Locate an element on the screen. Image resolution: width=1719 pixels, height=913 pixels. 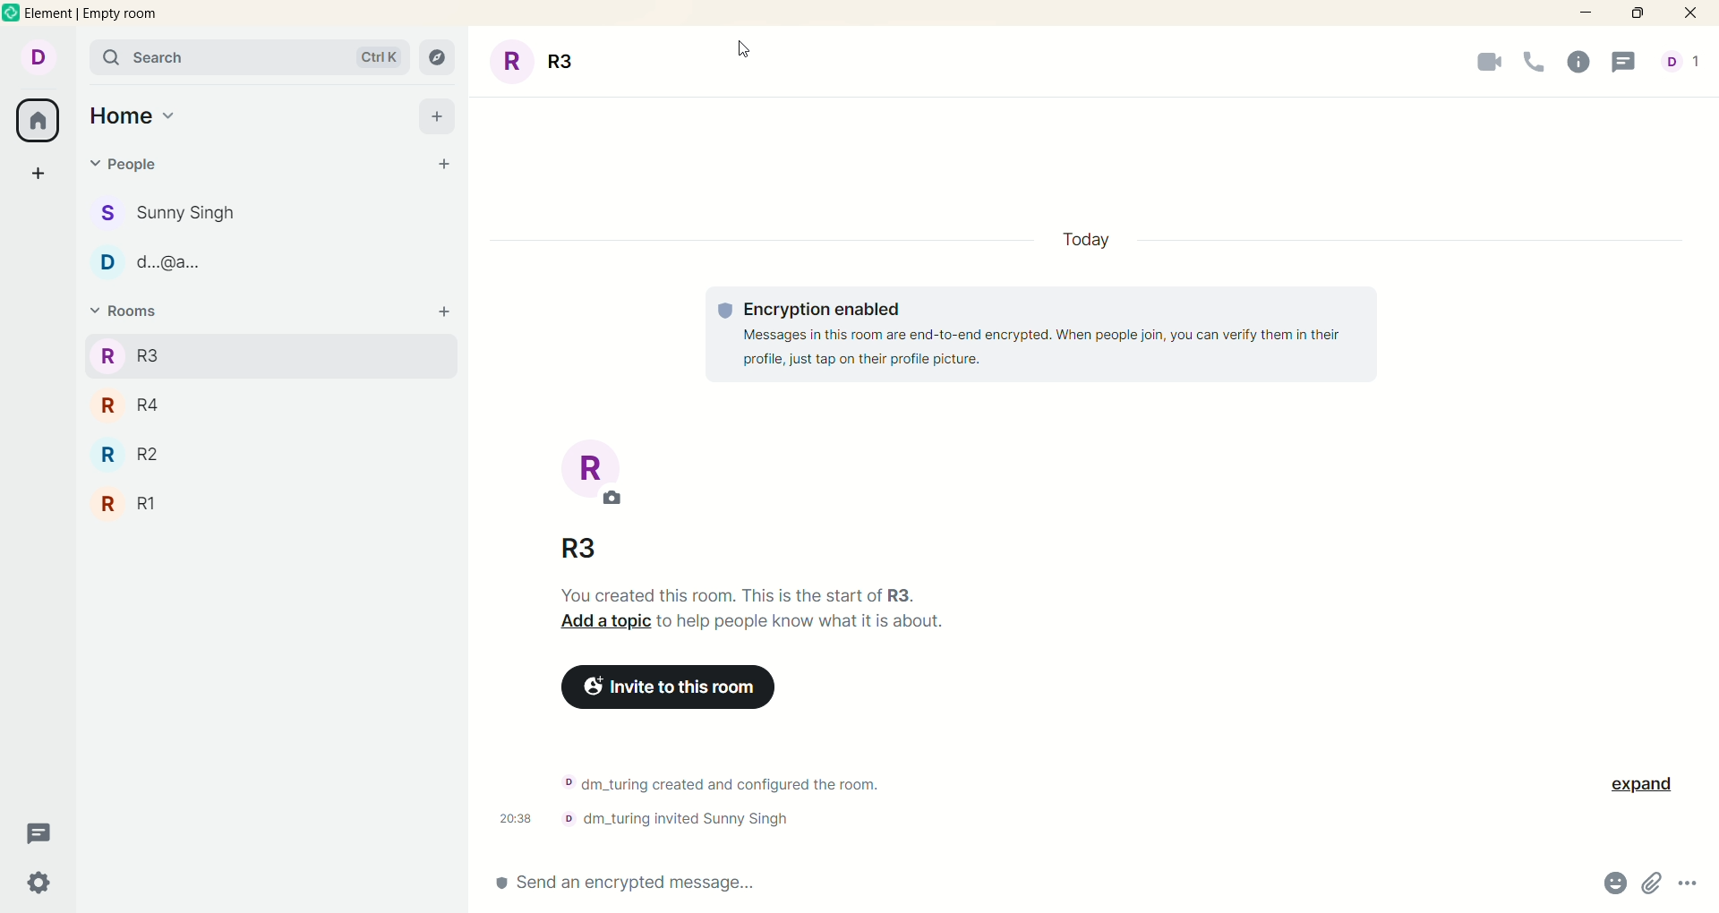
today is located at coordinates (1091, 241).